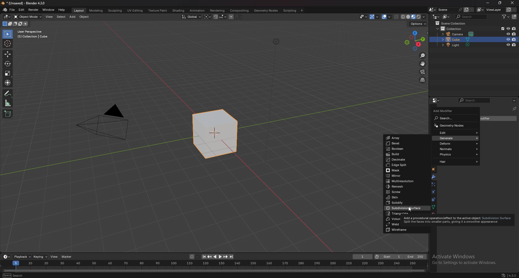 The height and width of the screenshot is (278, 519). I want to click on jump to keyframe, so click(226, 257).